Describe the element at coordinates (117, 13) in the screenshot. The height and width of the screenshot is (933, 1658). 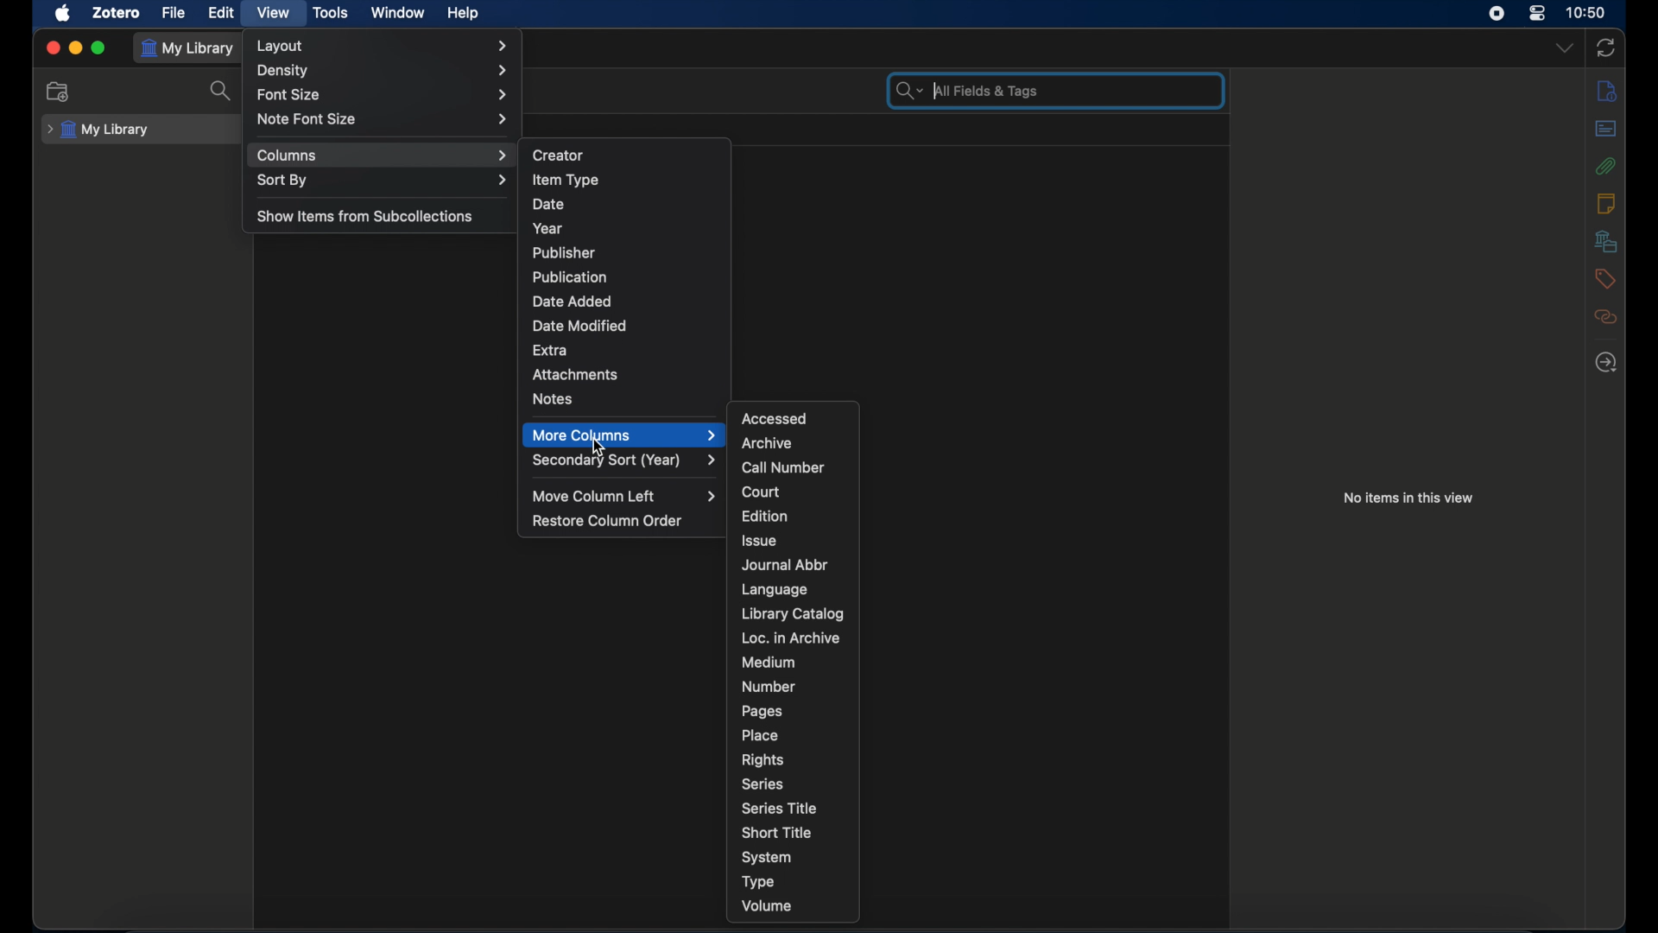
I see `zotero` at that location.